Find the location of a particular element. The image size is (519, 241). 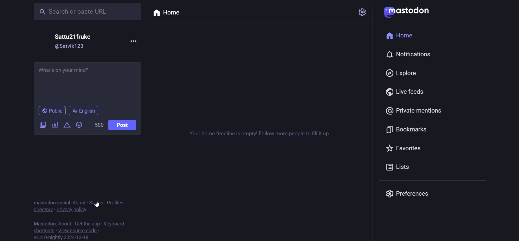

directory is located at coordinates (41, 209).